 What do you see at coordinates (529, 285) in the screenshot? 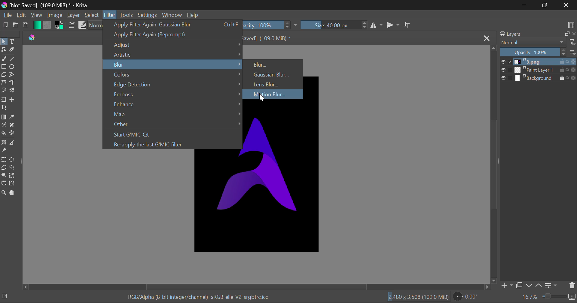
I see `Move Layer Down` at bounding box center [529, 285].